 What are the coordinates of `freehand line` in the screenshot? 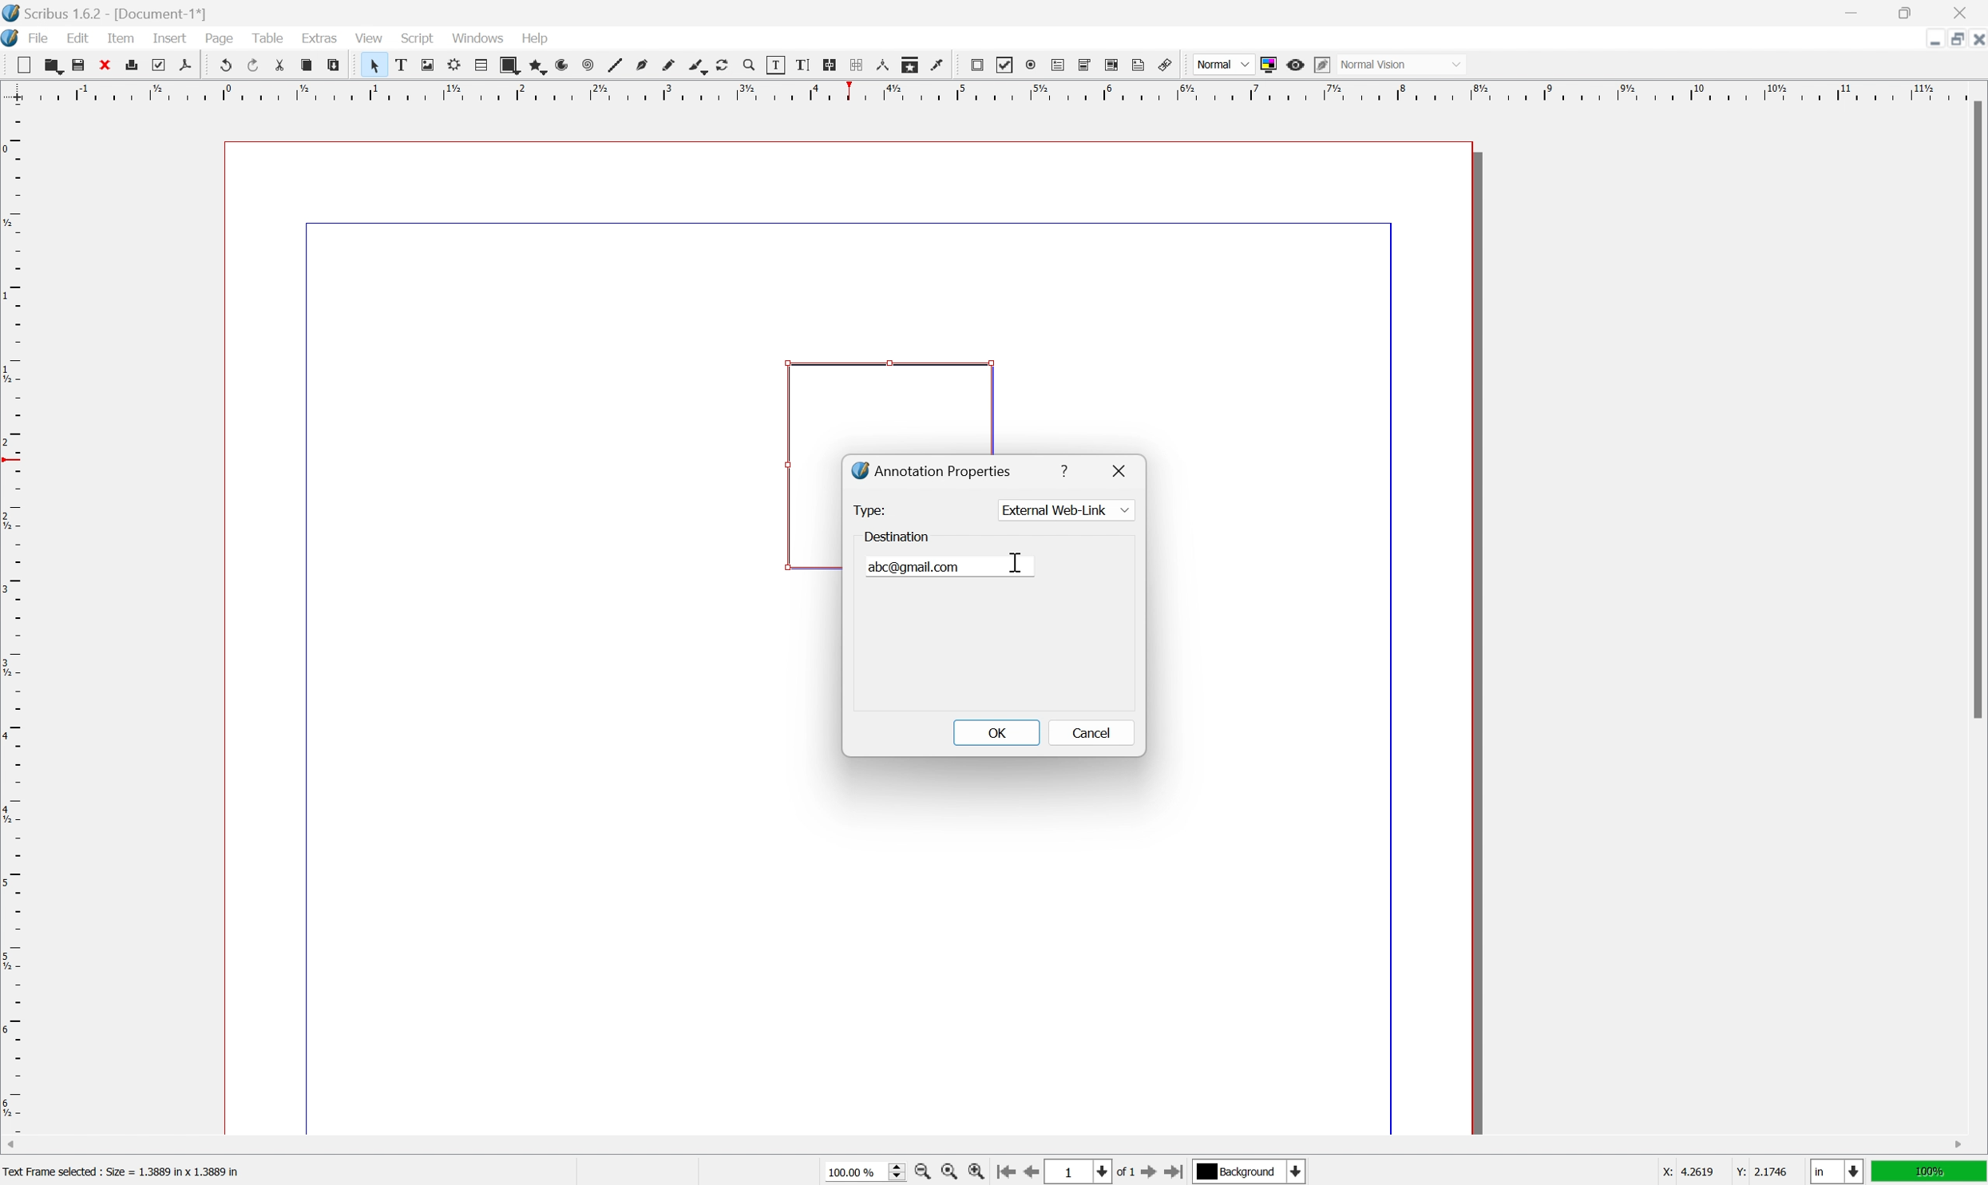 It's located at (668, 66).